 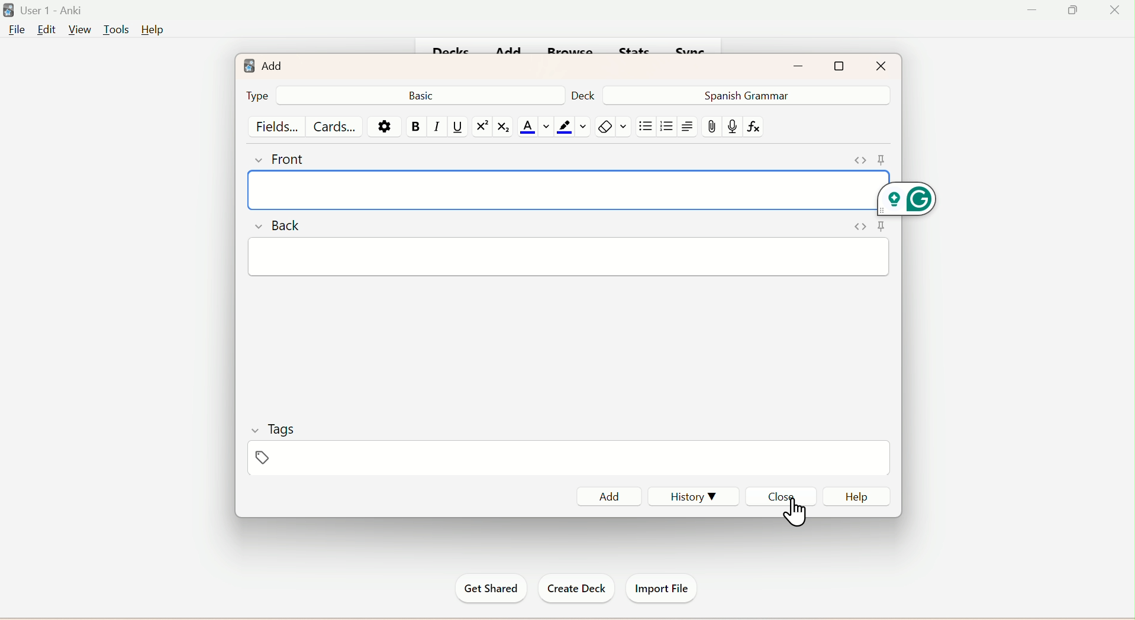 I want to click on Add, so click(x=263, y=63).